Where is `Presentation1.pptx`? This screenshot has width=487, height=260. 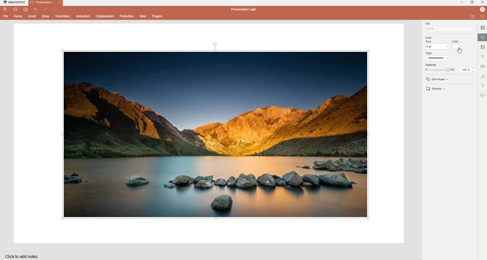
Presentation1.pptx is located at coordinates (245, 9).